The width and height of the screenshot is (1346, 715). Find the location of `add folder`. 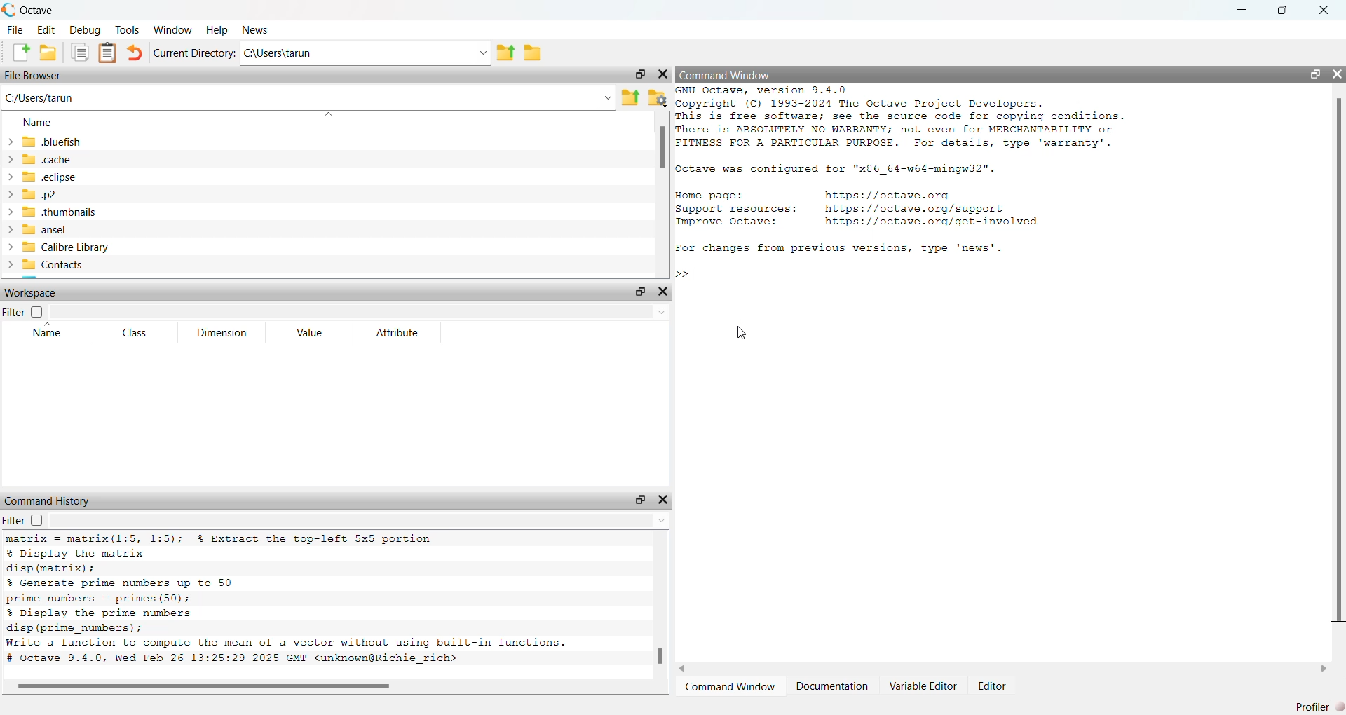

add folder is located at coordinates (48, 53).